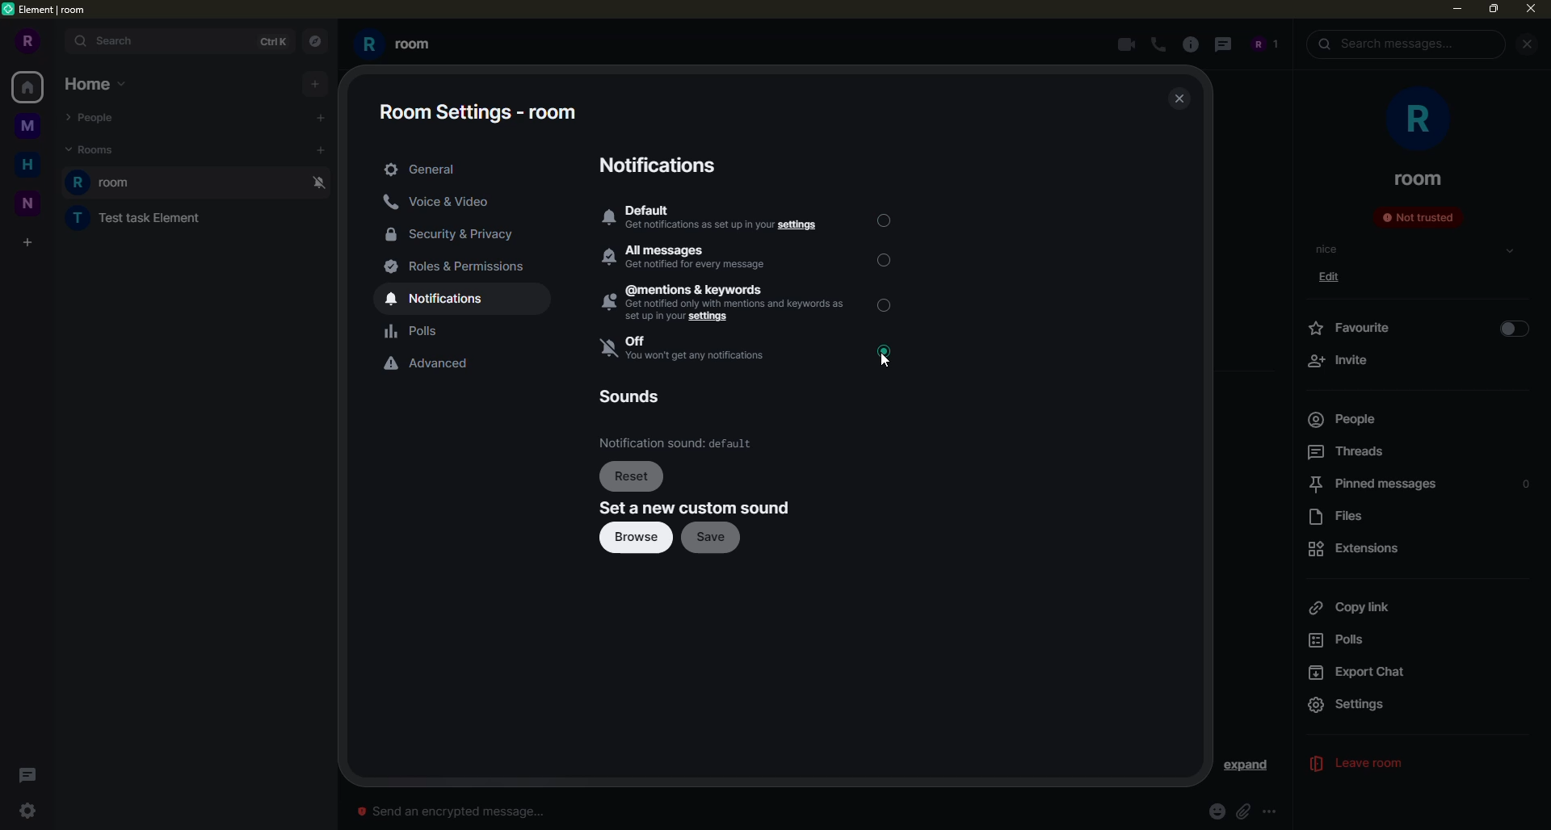 This screenshot has height=830, width=1551. What do you see at coordinates (1370, 484) in the screenshot?
I see `pinned messages` at bounding box center [1370, 484].